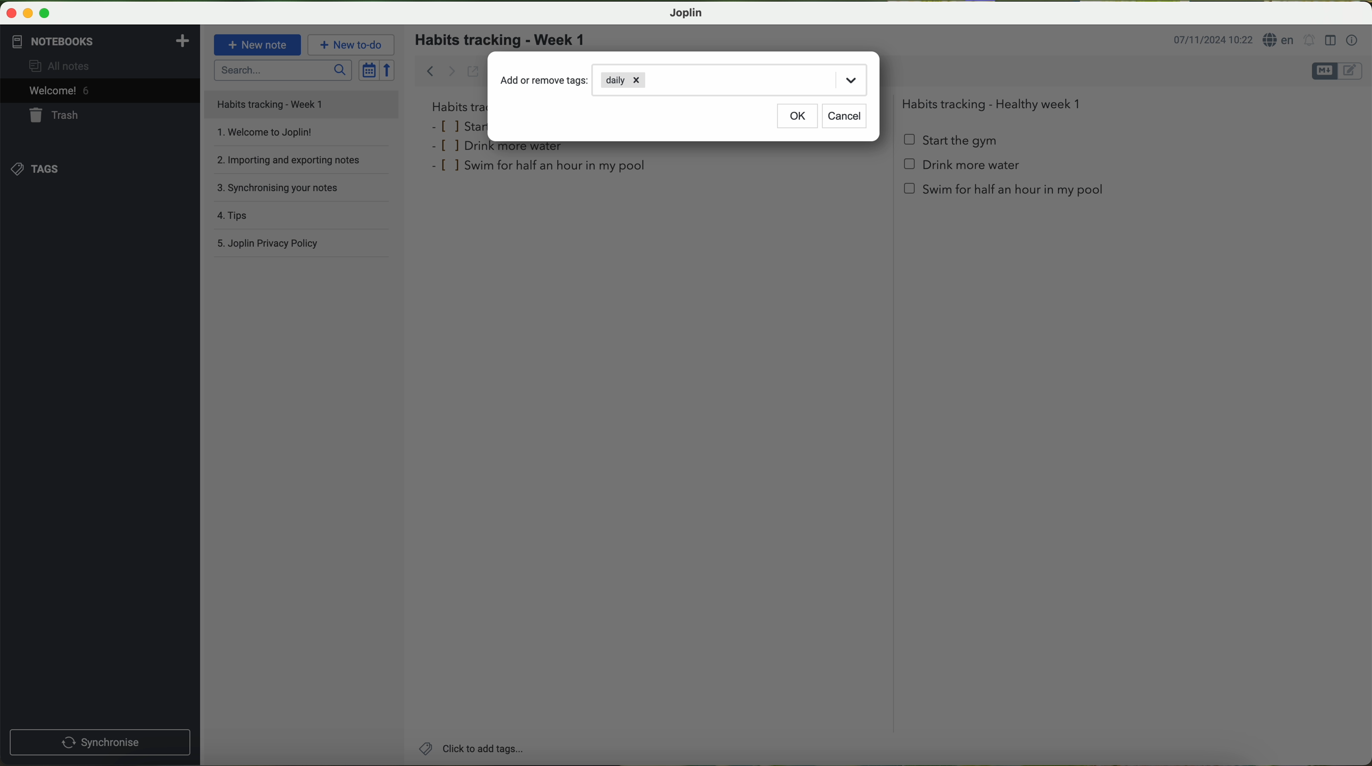 Image resolution: width=1372 pixels, height=766 pixels. What do you see at coordinates (9, 11) in the screenshot?
I see `close` at bounding box center [9, 11].